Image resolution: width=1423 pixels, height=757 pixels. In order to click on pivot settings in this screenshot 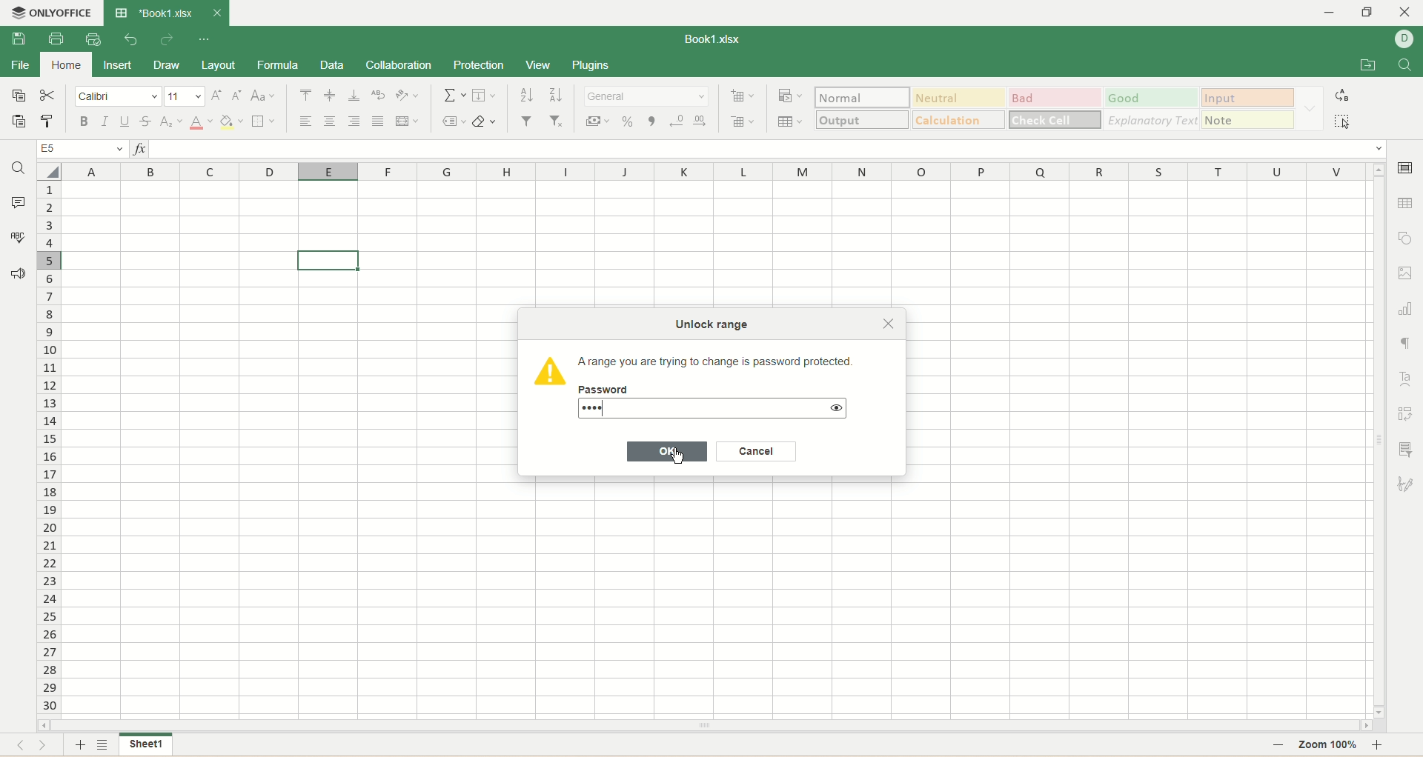, I will do `click(1407, 413)`.